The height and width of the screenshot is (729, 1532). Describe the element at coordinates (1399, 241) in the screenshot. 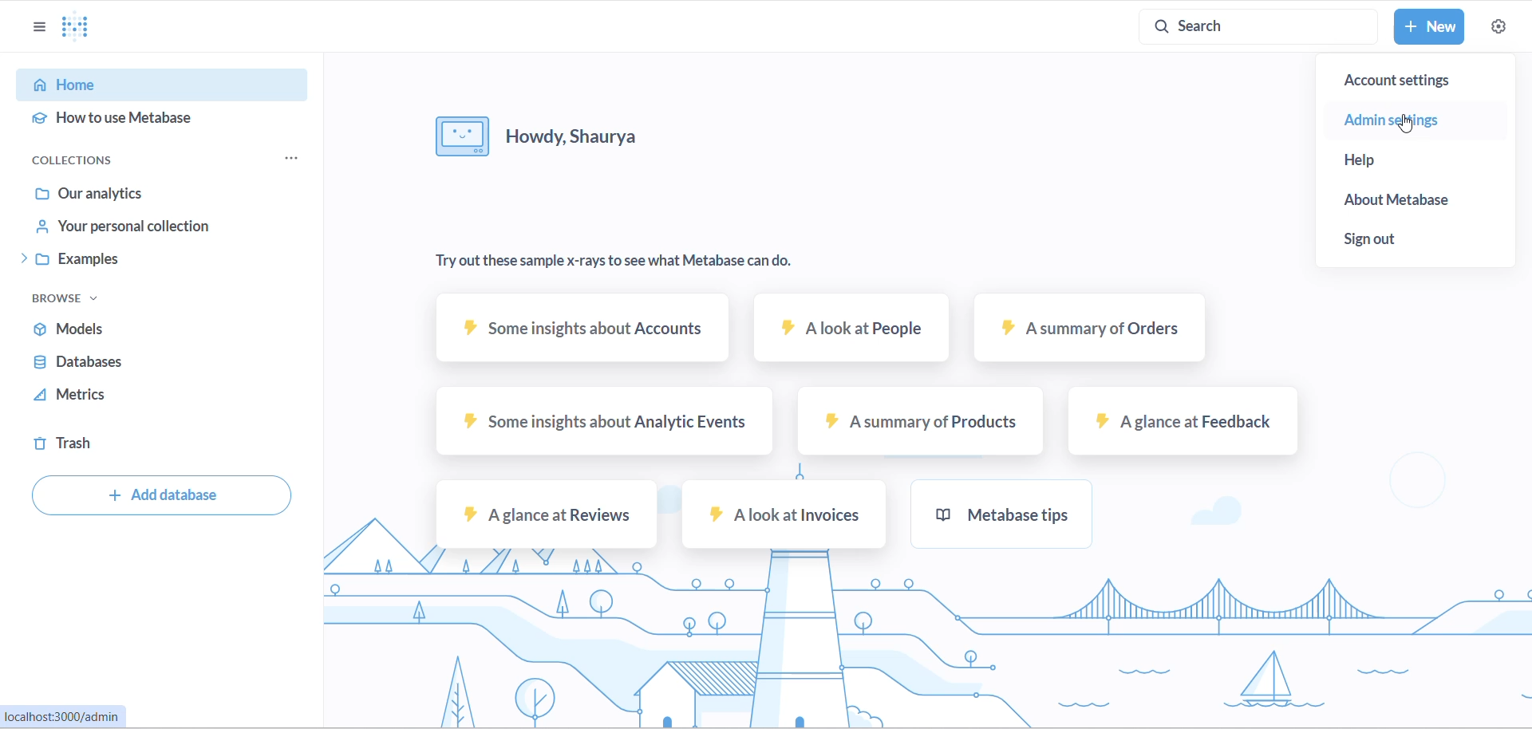

I see `sign out` at that location.